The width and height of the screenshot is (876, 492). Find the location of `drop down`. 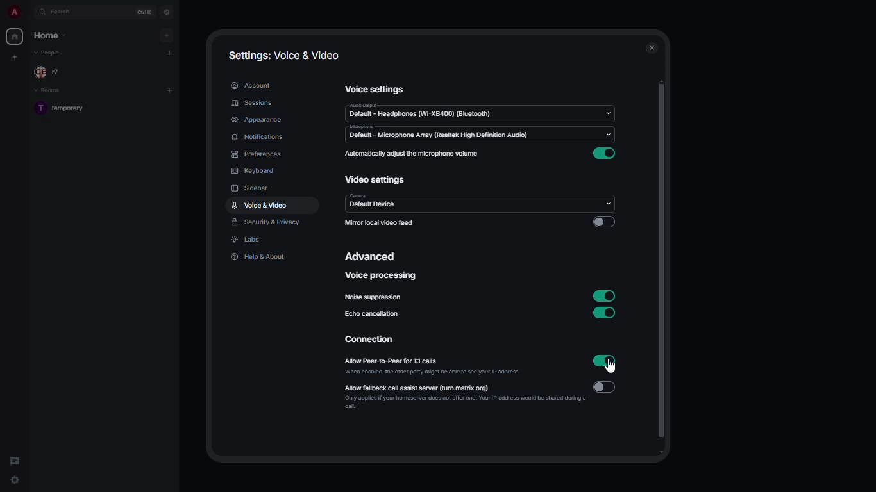

drop down is located at coordinates (606, 202).